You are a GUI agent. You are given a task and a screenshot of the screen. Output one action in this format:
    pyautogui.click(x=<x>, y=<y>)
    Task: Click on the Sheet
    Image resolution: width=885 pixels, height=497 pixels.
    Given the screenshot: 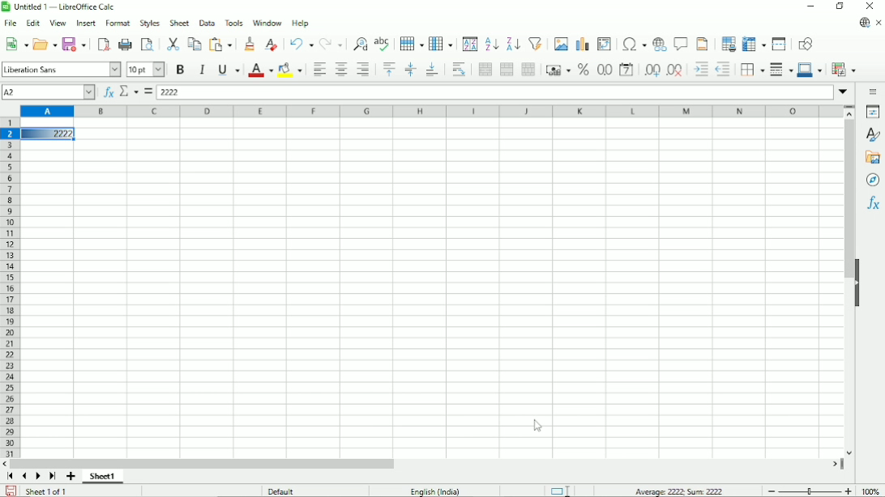 What is the action you would take?
    pyautogui.click(x=179, y=23)
    